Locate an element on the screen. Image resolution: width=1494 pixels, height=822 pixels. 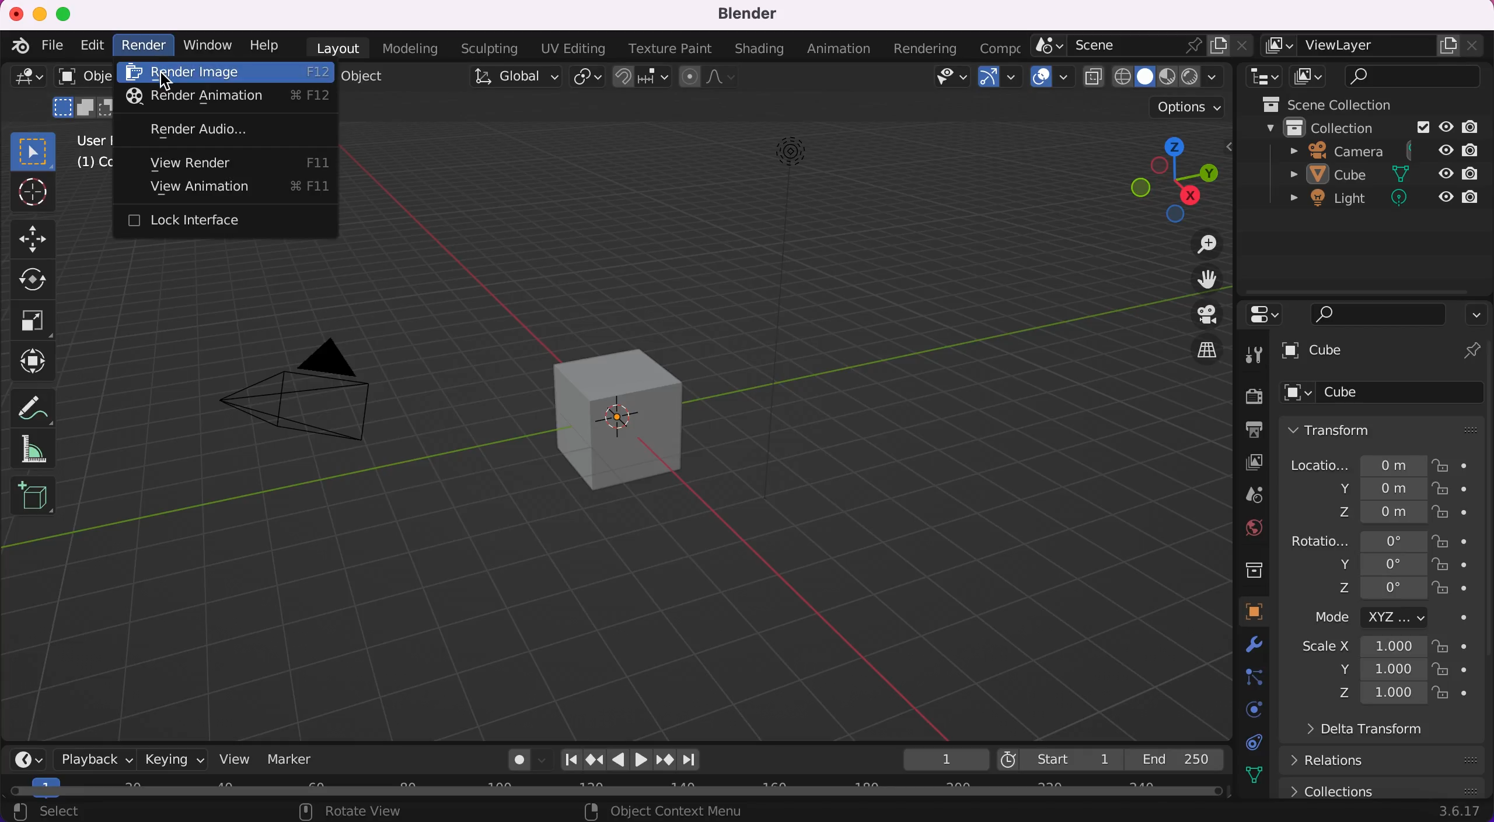
Play animation is located at coordinates (619, 760).